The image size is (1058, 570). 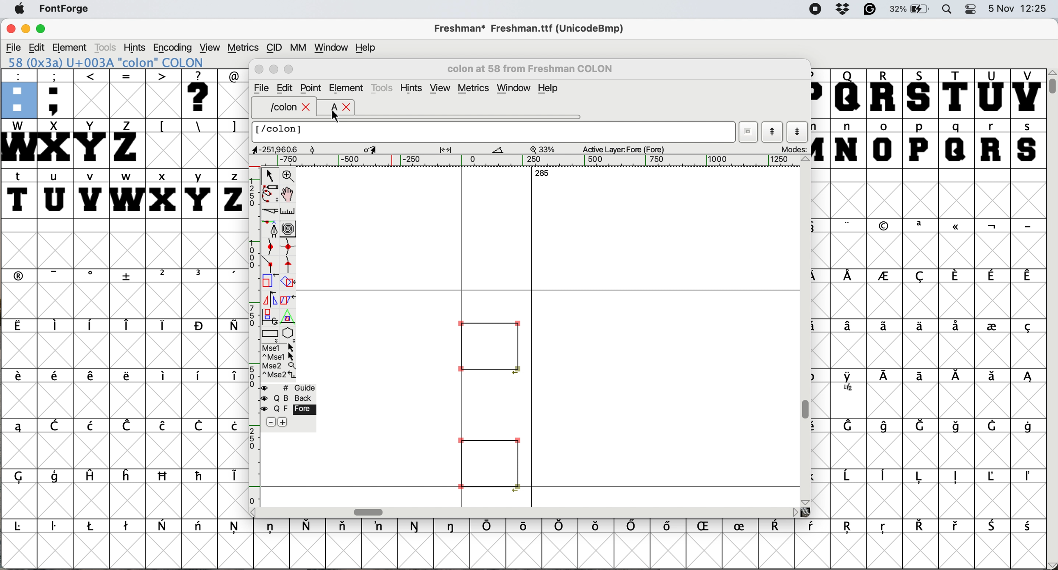 I want to click on symbol, so click(x=743, y=525).